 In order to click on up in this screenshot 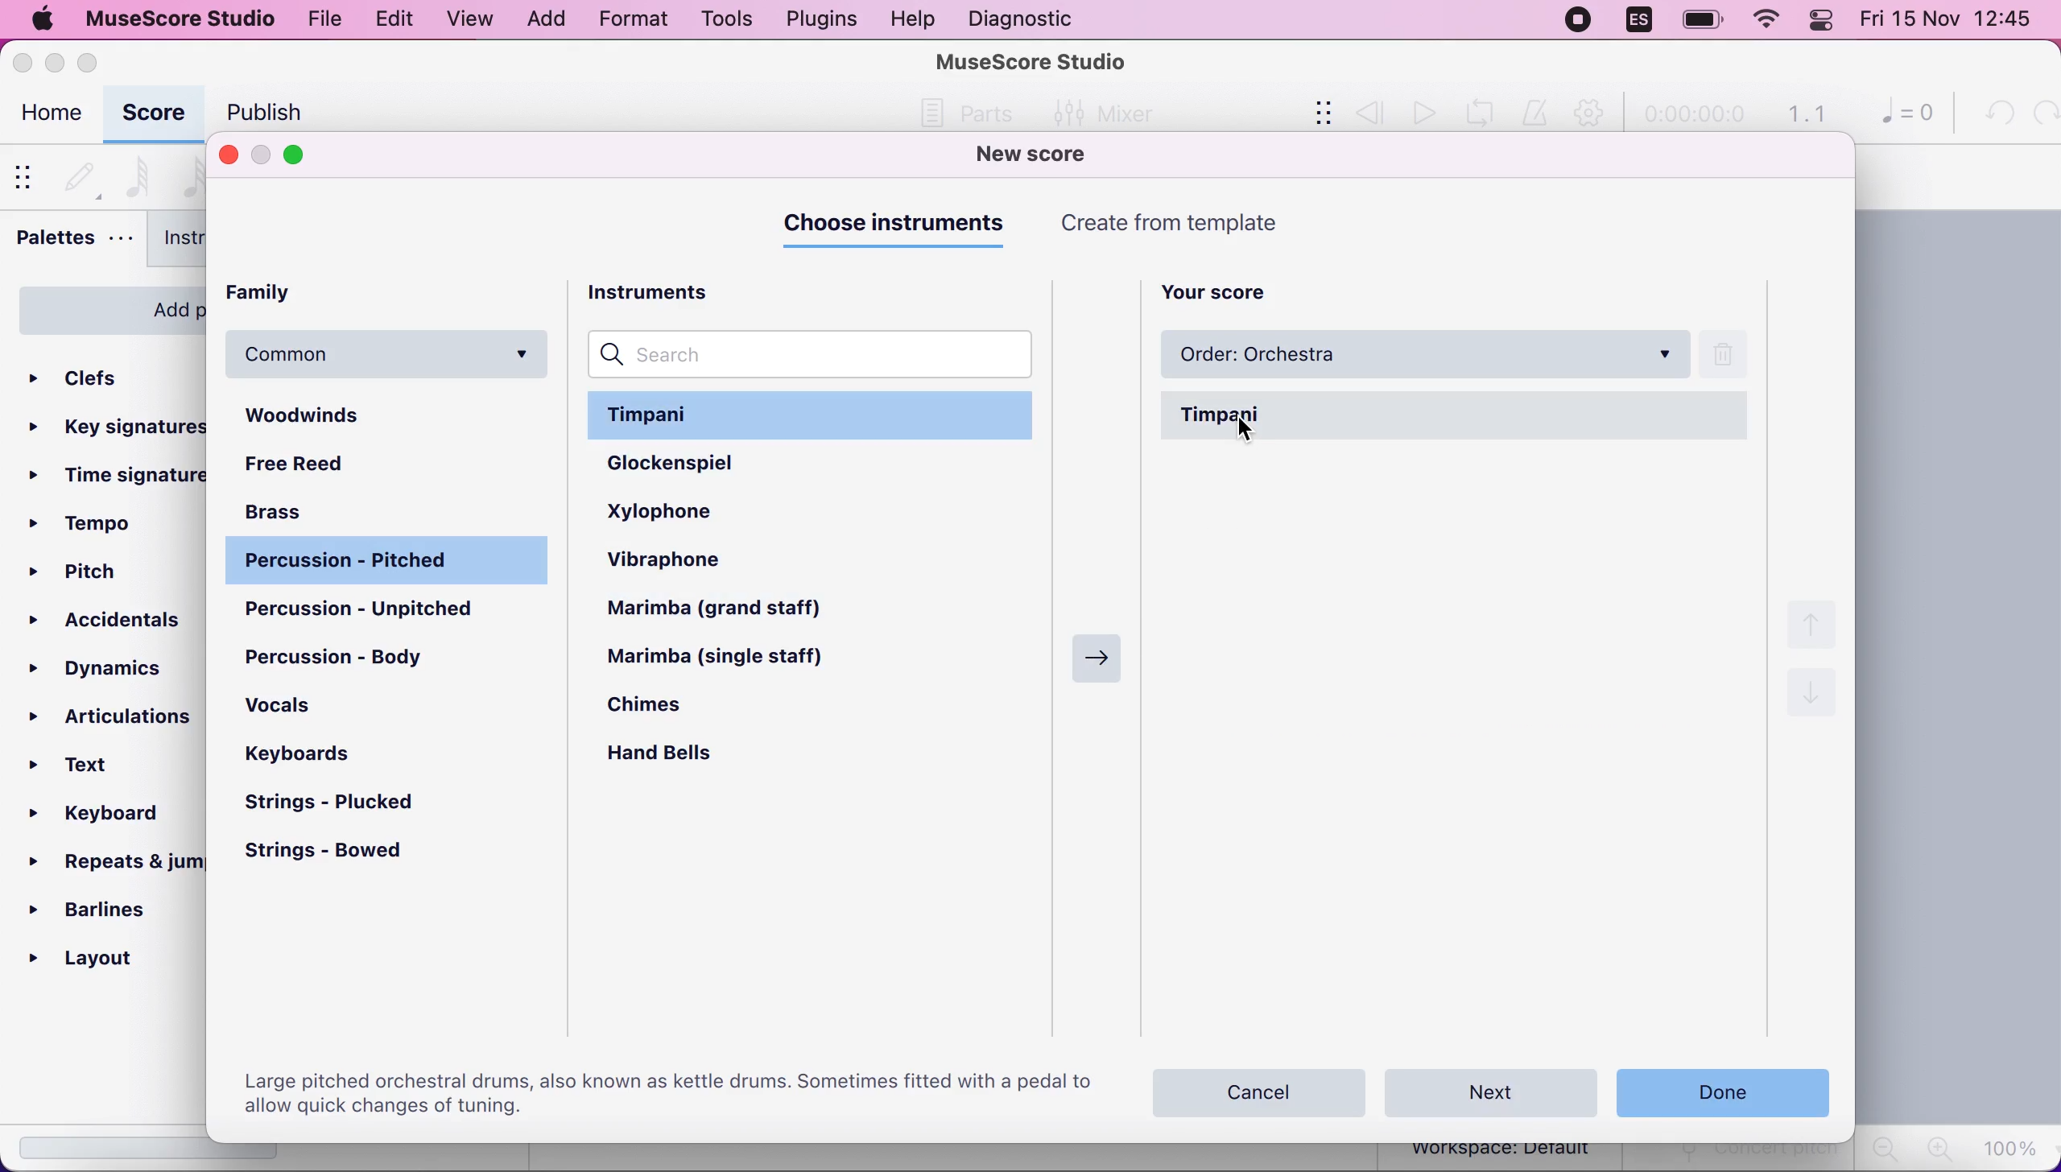, I will do `click(1816, 622)`.